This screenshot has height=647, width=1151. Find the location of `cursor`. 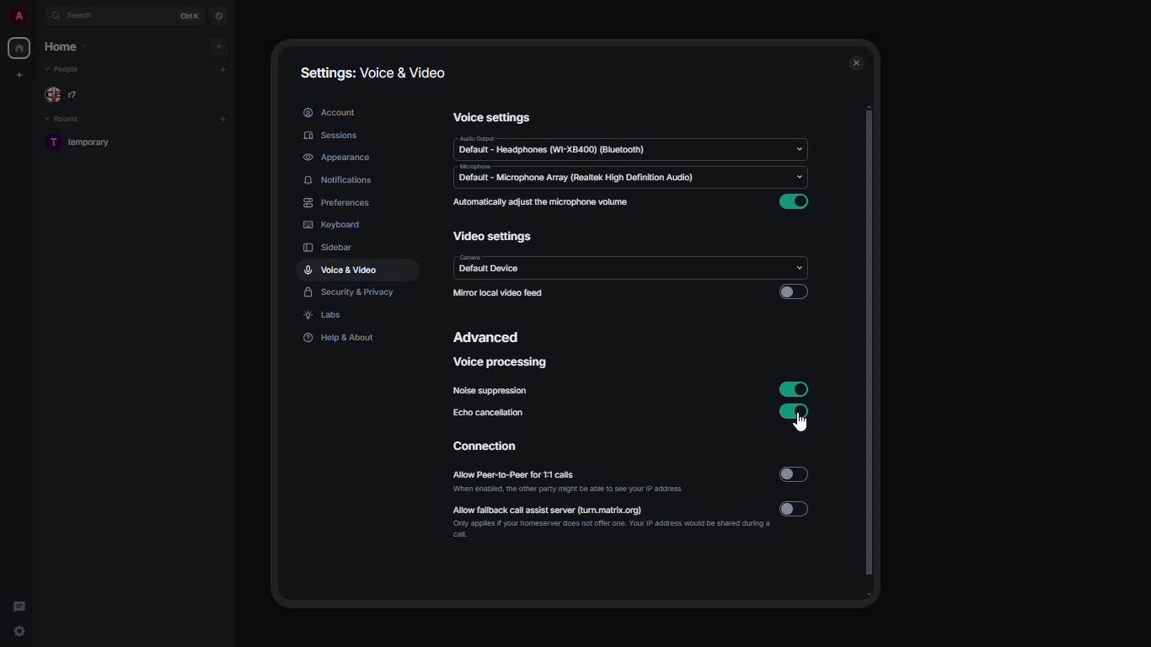

cursor is located at coordinates (803, 424).